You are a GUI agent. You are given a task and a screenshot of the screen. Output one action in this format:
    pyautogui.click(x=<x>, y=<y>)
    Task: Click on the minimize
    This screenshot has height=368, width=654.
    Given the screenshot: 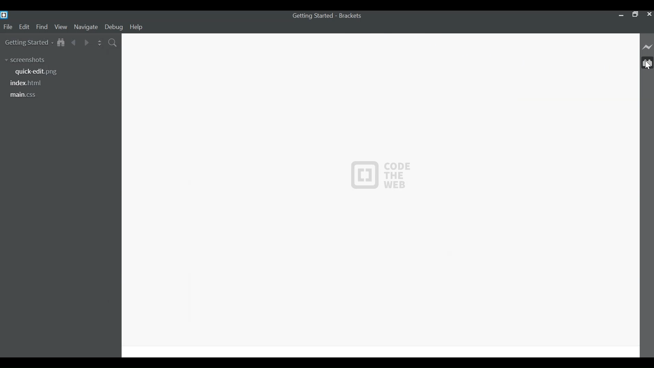 What is the action you would take?
    pyautogui.click(x=621, y=15)
    